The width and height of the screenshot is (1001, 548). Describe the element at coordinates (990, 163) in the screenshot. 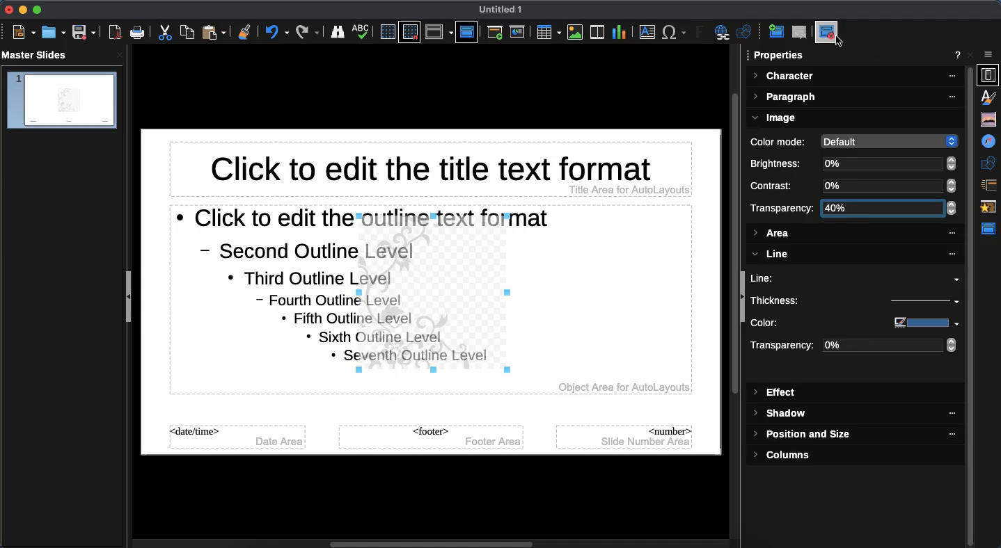

I see `Shapes` at that location.